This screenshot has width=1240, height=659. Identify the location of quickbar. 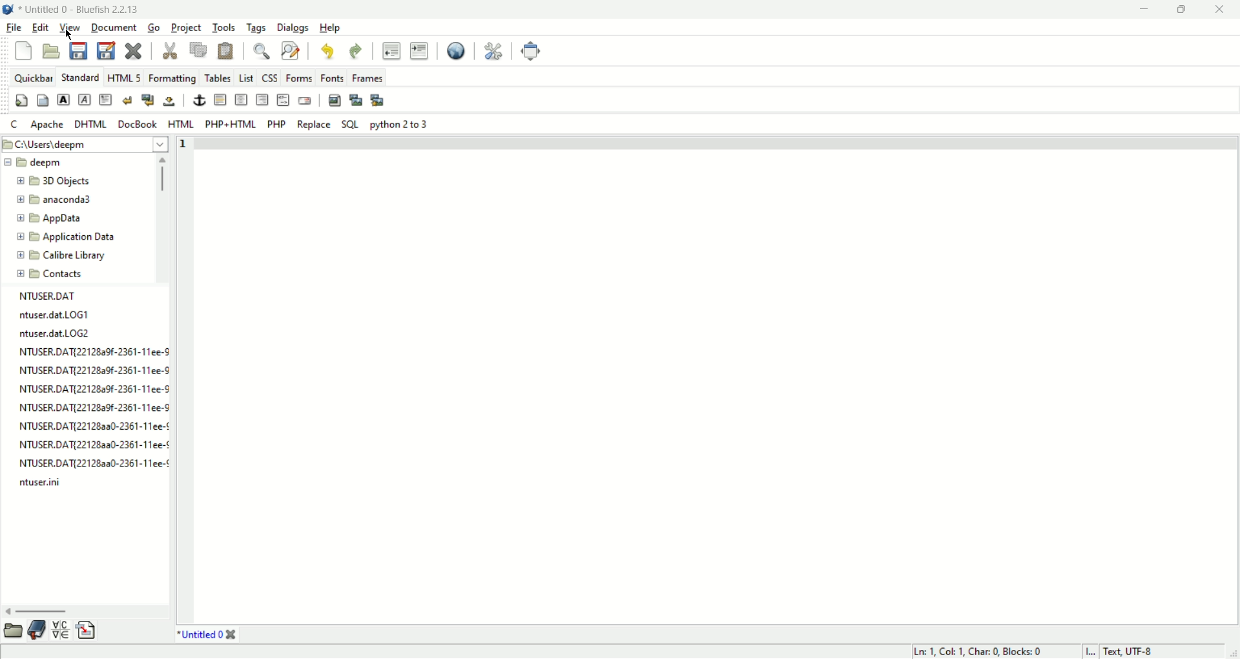
(28, 78).